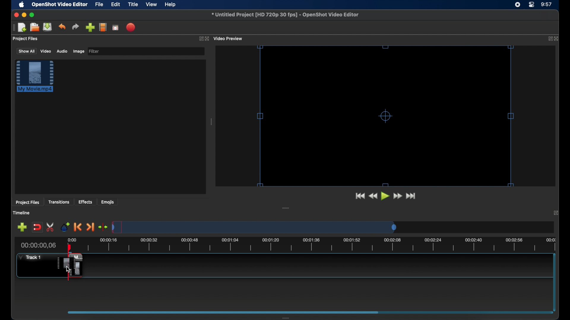 The width and height of the screenshot is (570, 320). Describe the element at coordinates (39, 245) in the screenshot. I see `current time indicator` at that location.